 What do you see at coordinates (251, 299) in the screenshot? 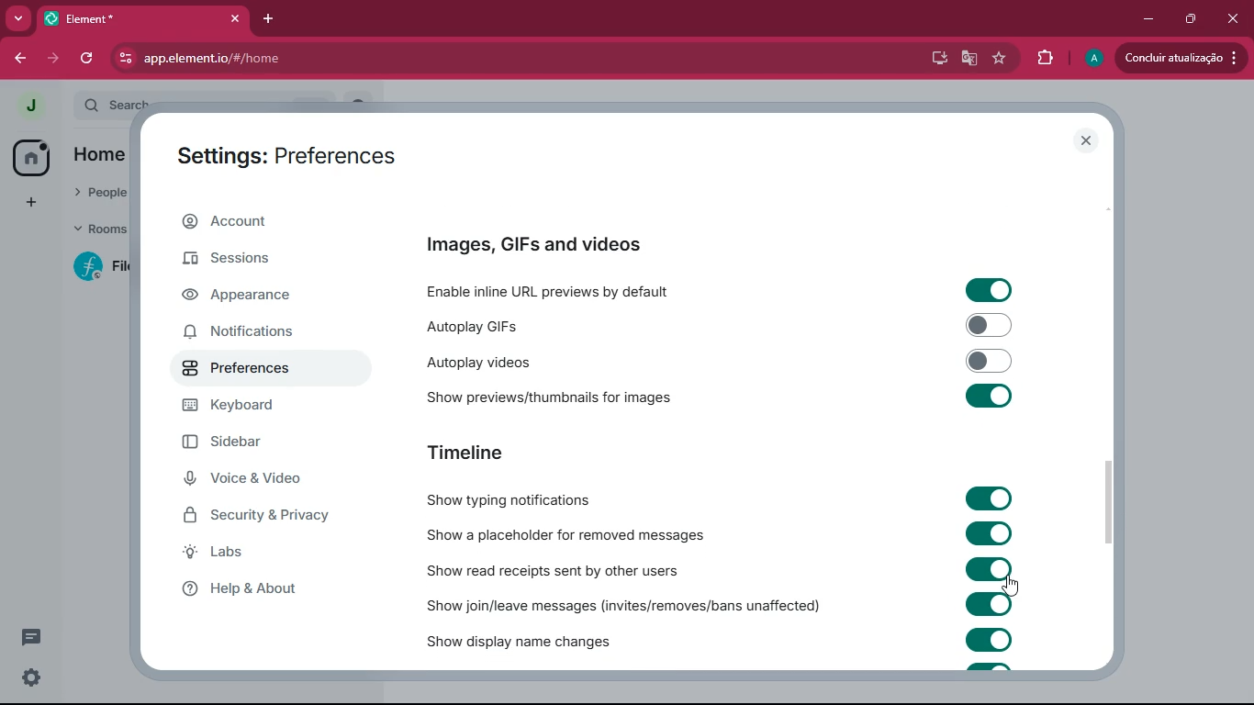
I see `appearance` at bounding box center [251, 299].